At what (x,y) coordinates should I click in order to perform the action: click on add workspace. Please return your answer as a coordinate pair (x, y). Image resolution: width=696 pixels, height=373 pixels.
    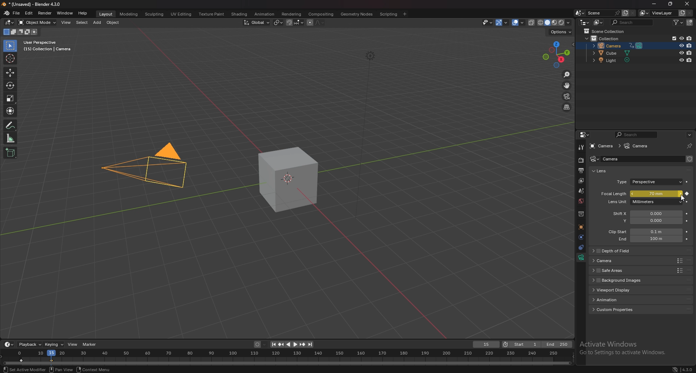
    Looking at the image, I should click on (405, 13).